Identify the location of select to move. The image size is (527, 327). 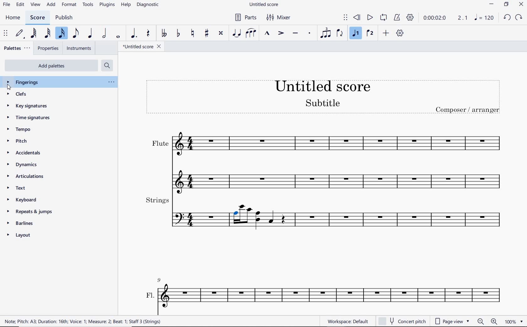
(345, 18).